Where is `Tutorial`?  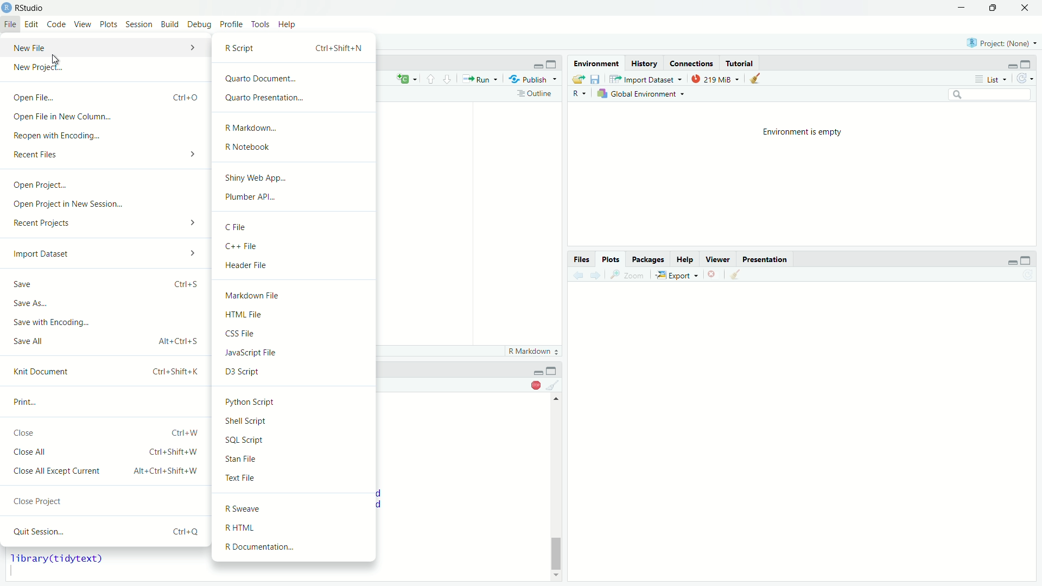 Tutorial is located at coordinates (740, 63).